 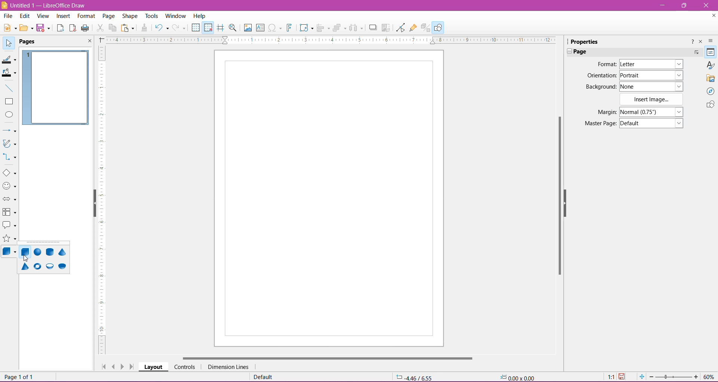 What do you see at coordinates (567, 201) in the screenshot?
I see `Hide` at bounding box center [567, 201].